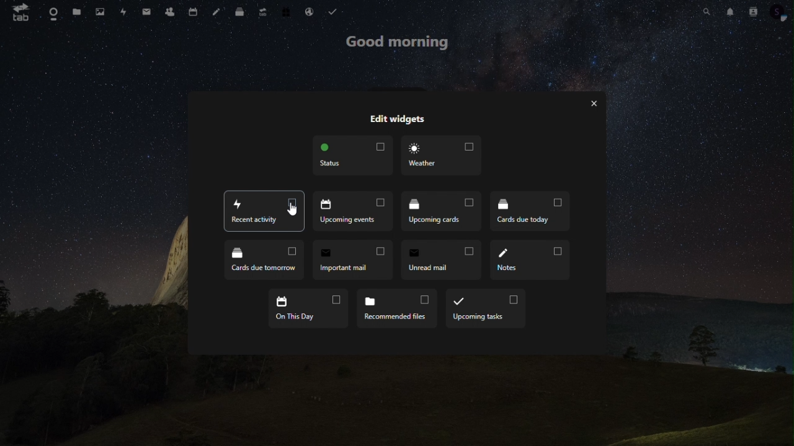  I want to click on status, so click(354, 157).